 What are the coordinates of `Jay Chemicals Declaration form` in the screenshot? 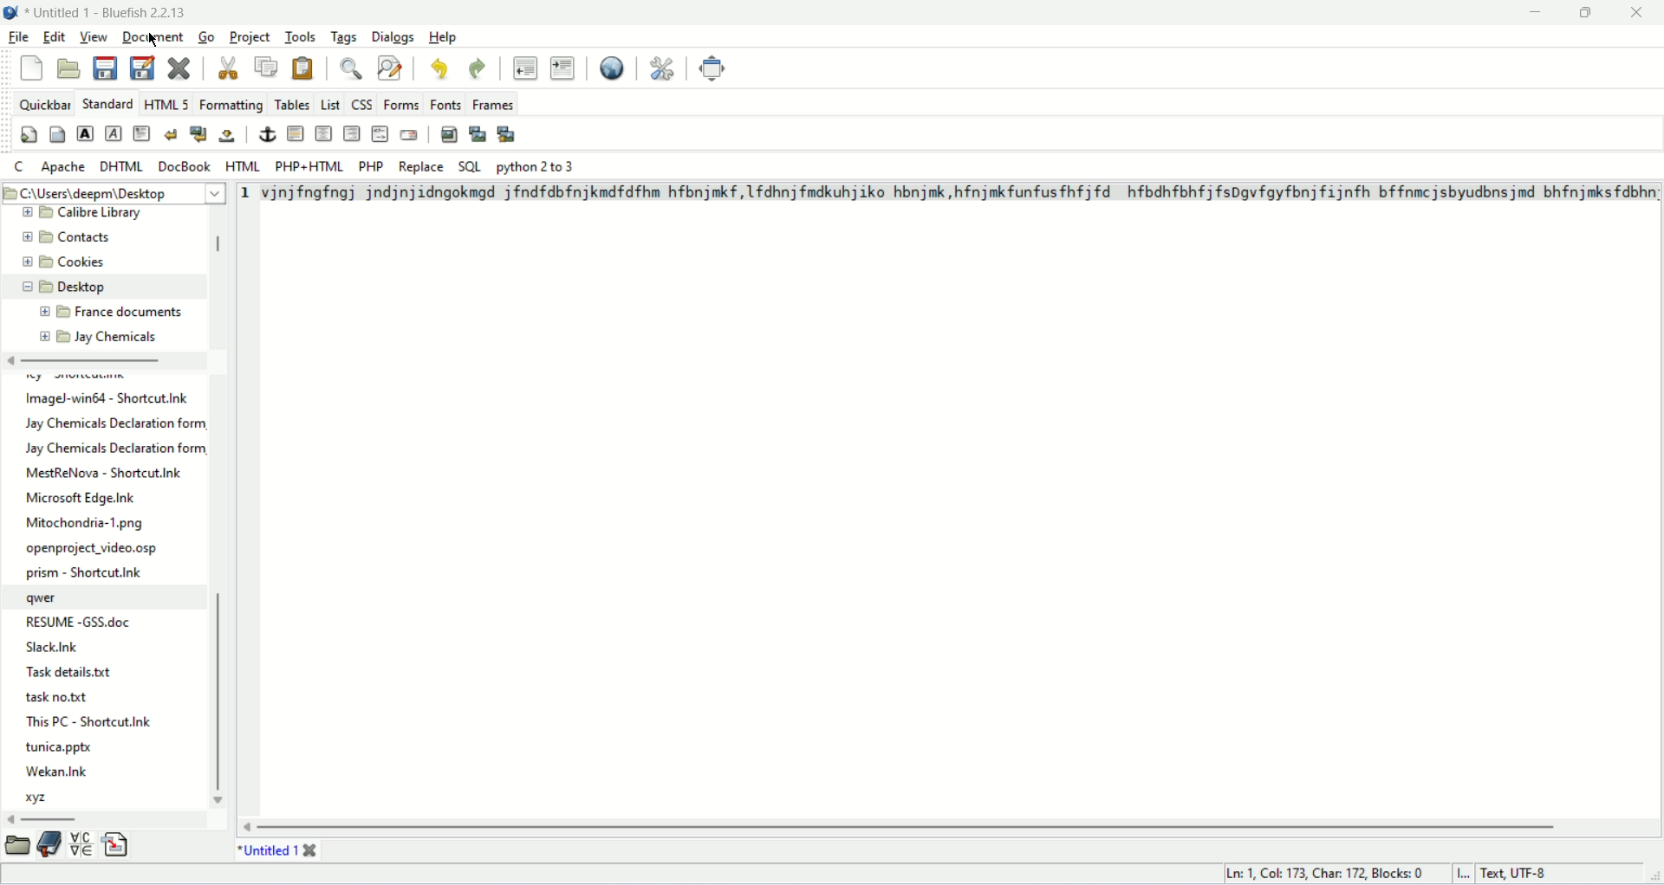 It's located at (119, 423).